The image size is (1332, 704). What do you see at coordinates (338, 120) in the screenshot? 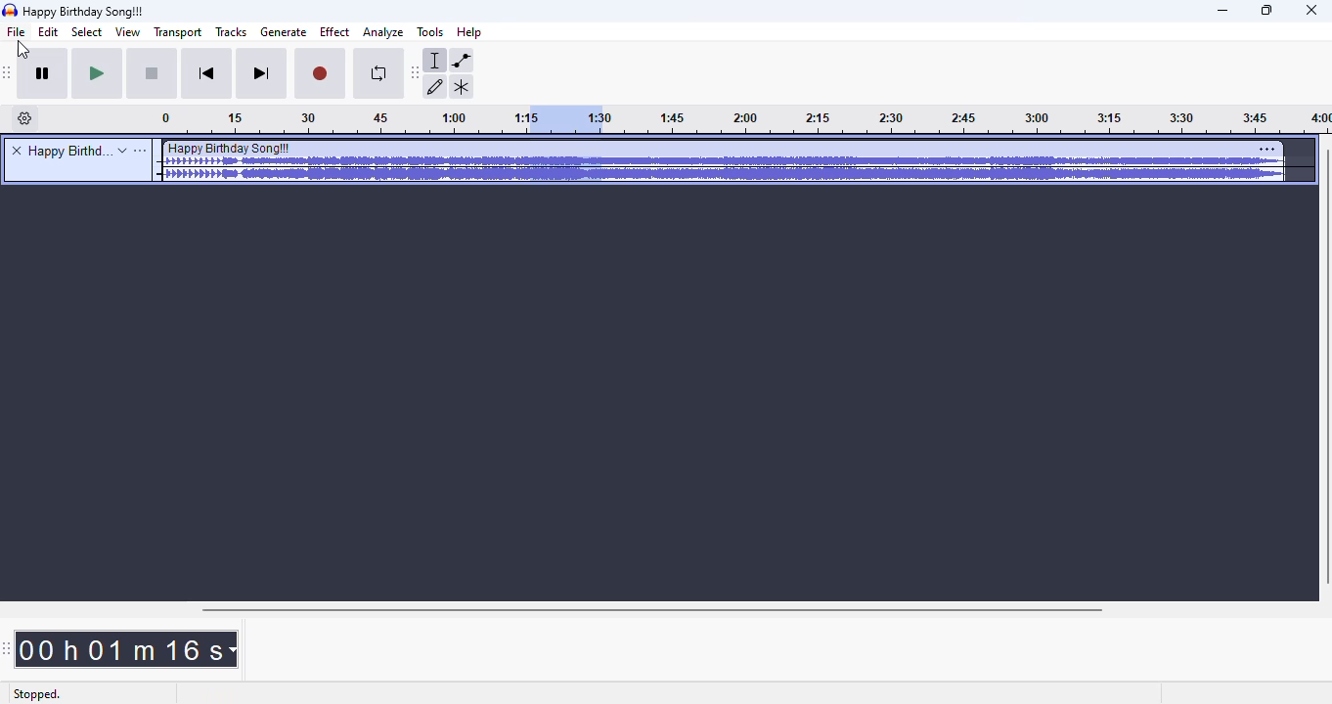
I see `Timeline` at bounding box center [338, 120].